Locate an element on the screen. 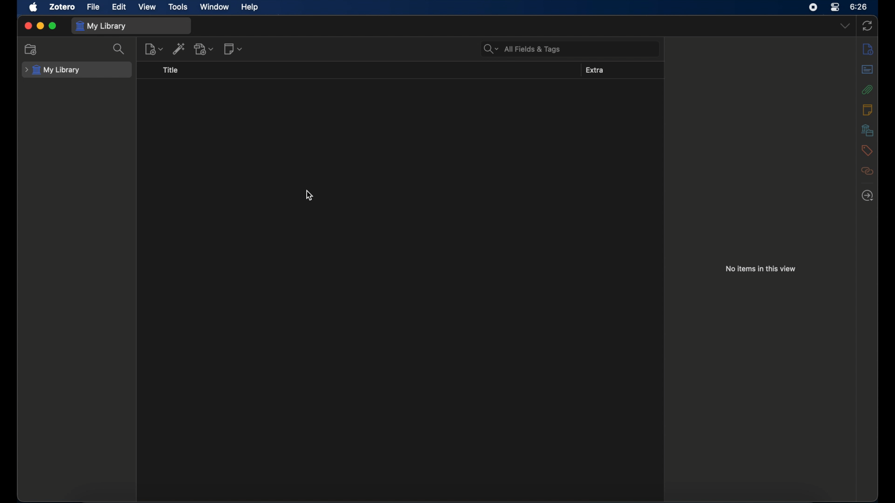 Image resolution: width=895 pixels, height=503 pixels. file is located at coordinates (93, 7).